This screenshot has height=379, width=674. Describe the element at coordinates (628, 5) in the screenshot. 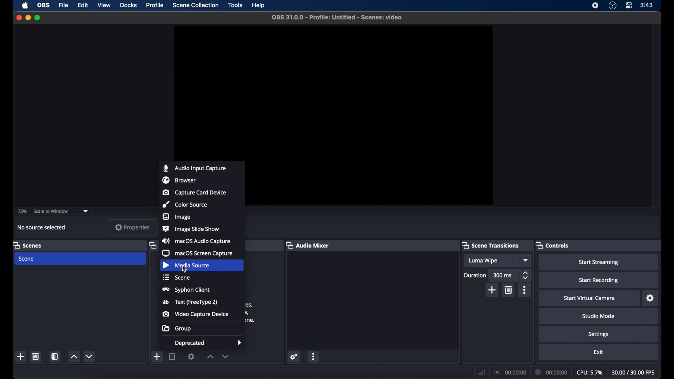

I see `control center` at that location.